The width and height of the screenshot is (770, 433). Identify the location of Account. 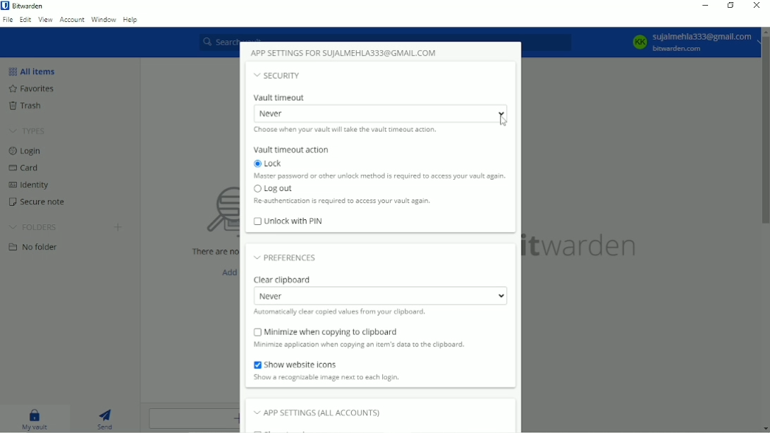
(73, 20).